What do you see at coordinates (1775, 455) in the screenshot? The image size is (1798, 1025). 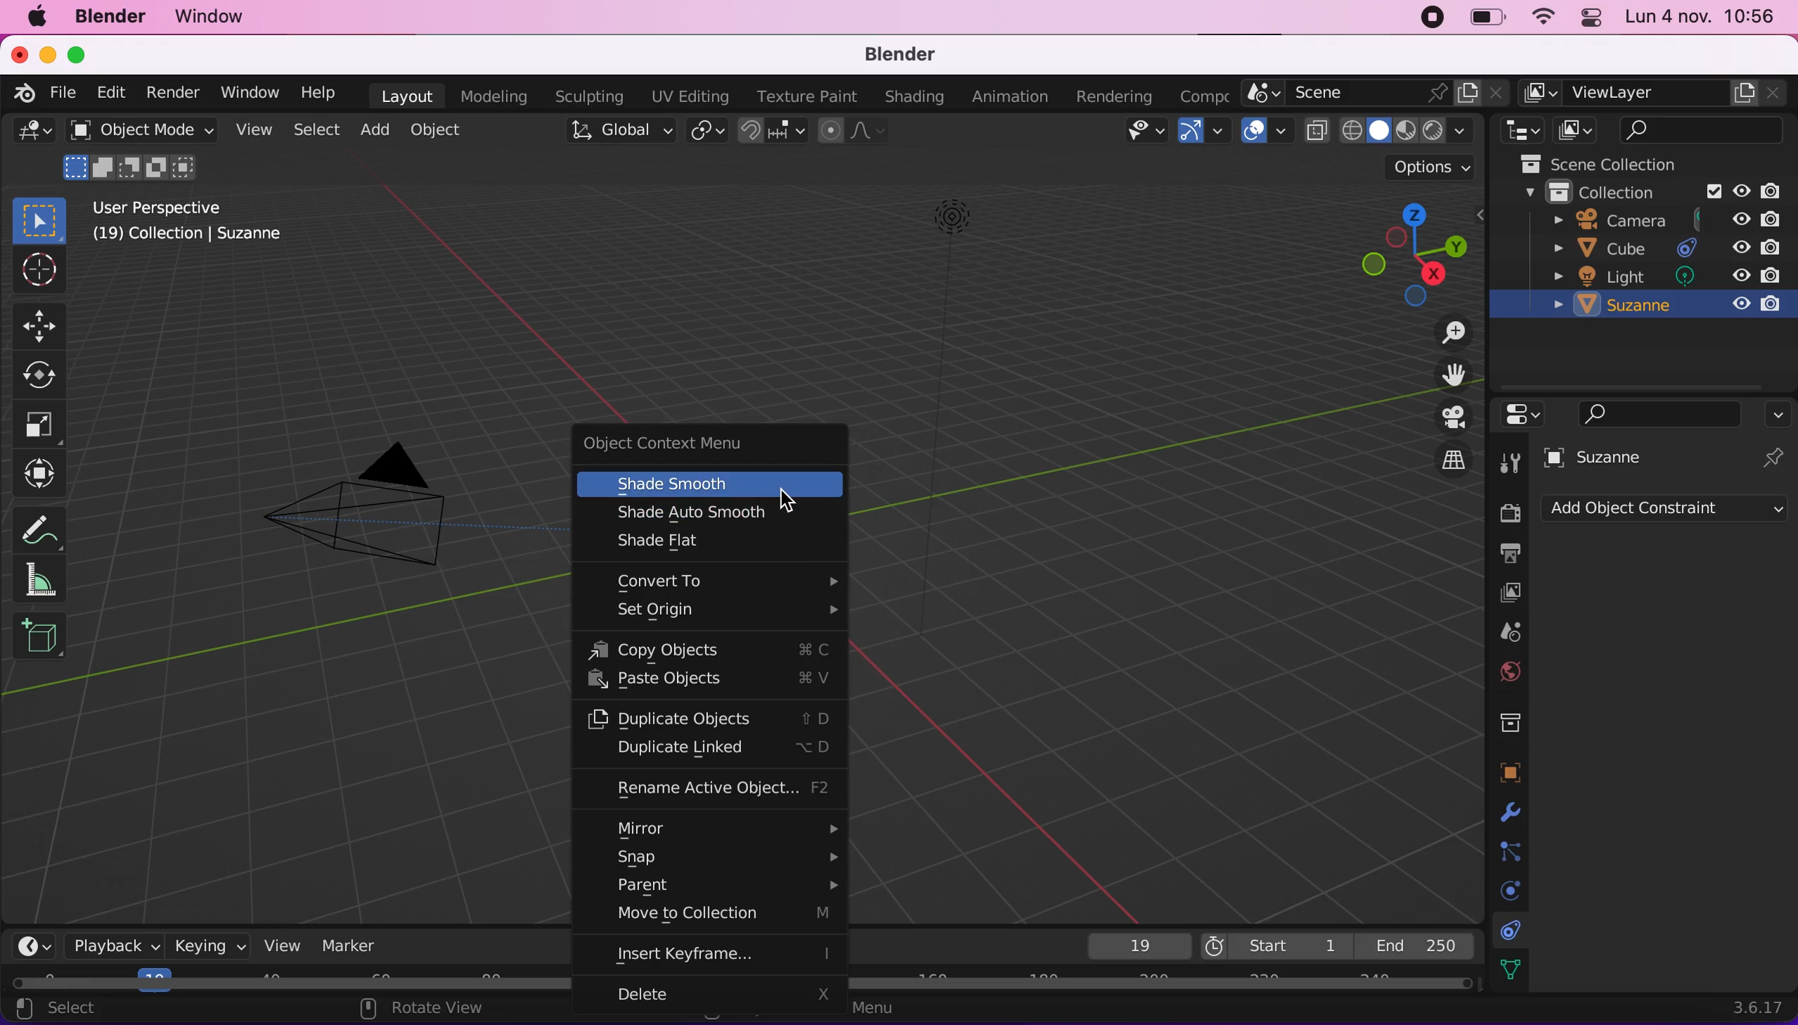 I see `pin` at bounding box center [1775, 455].